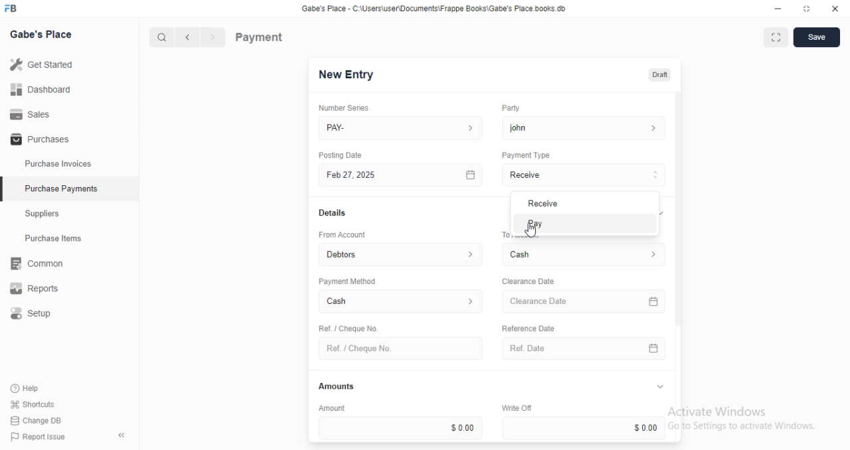 The height and width of the screenshot is (450, 850). What do you see at coordinates (41, 90) in the screenshot?
I see `Dashboard` at bounding box center [41, 90].